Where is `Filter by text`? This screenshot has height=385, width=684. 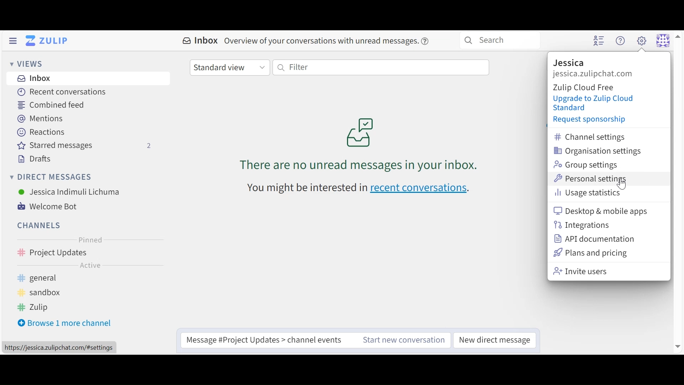 Filter by text is located at coordinates (382, 67).